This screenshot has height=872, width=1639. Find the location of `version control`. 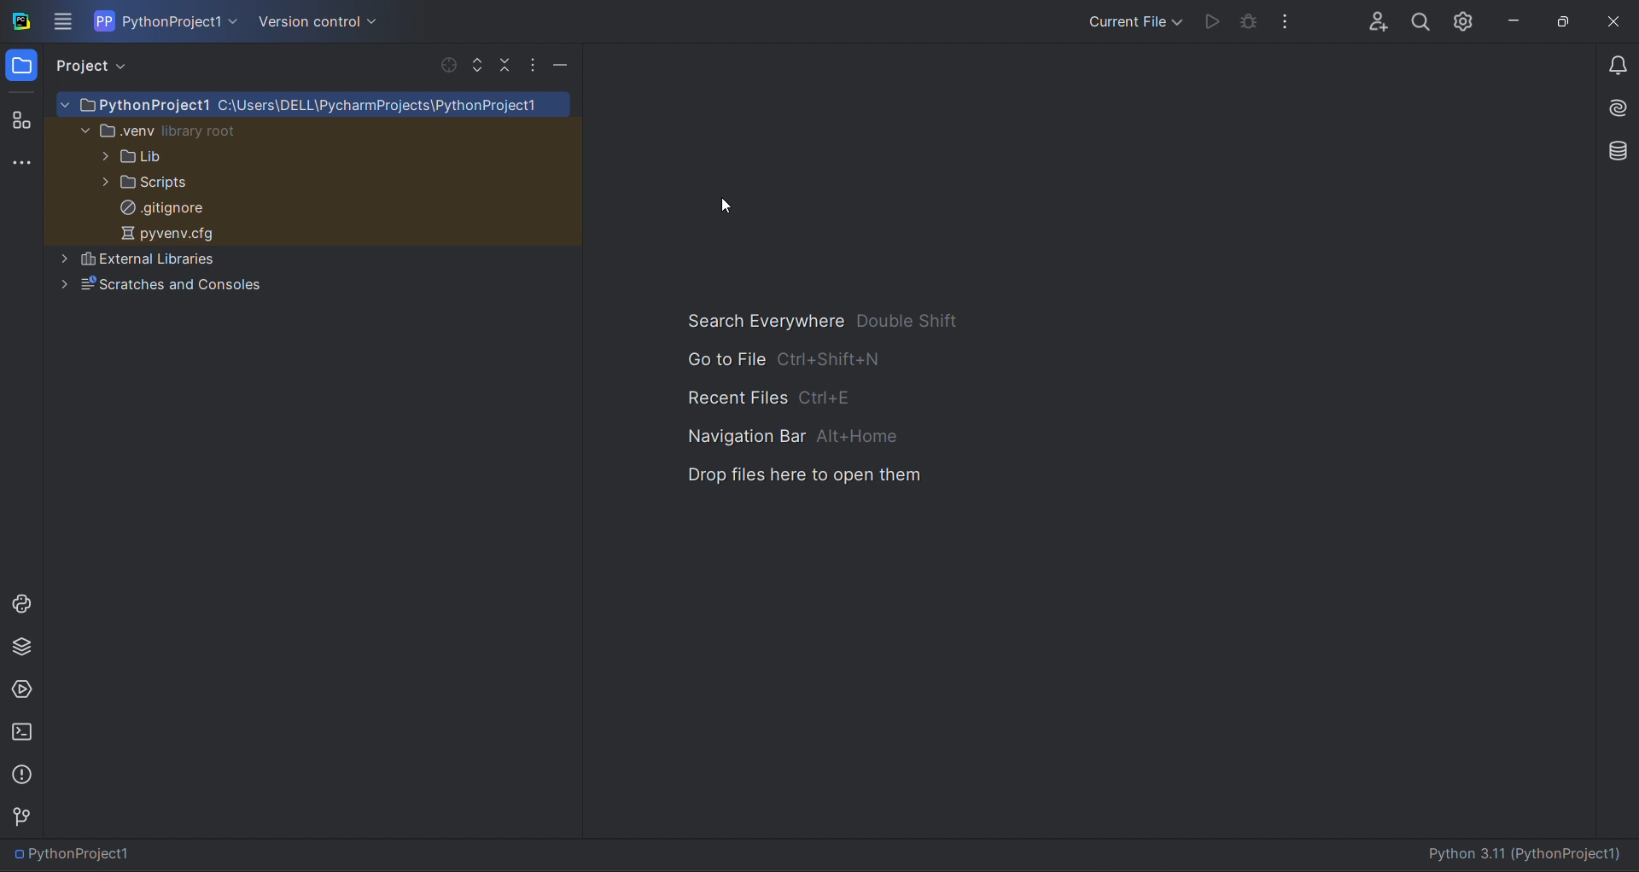

version control is located at coordinates (328, 22).